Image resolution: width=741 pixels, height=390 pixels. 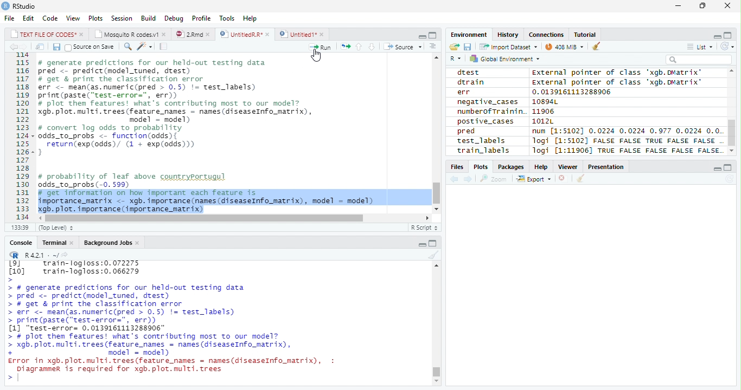 I want to click on logi [1:5102] FALSE FALSE TRUE FALSE FALSE, so click(x=627, y=140).